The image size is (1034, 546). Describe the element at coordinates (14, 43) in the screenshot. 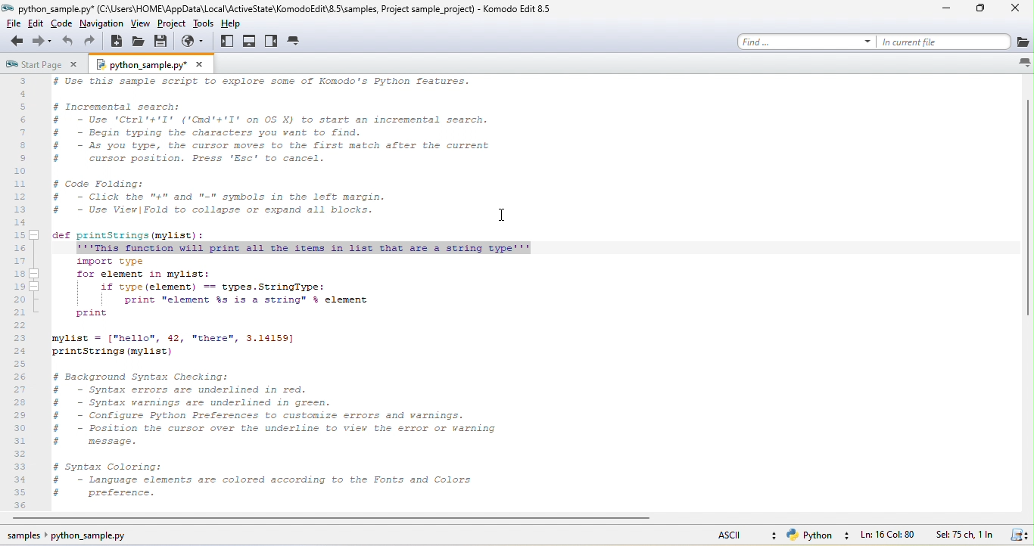

I see `back` at that location.